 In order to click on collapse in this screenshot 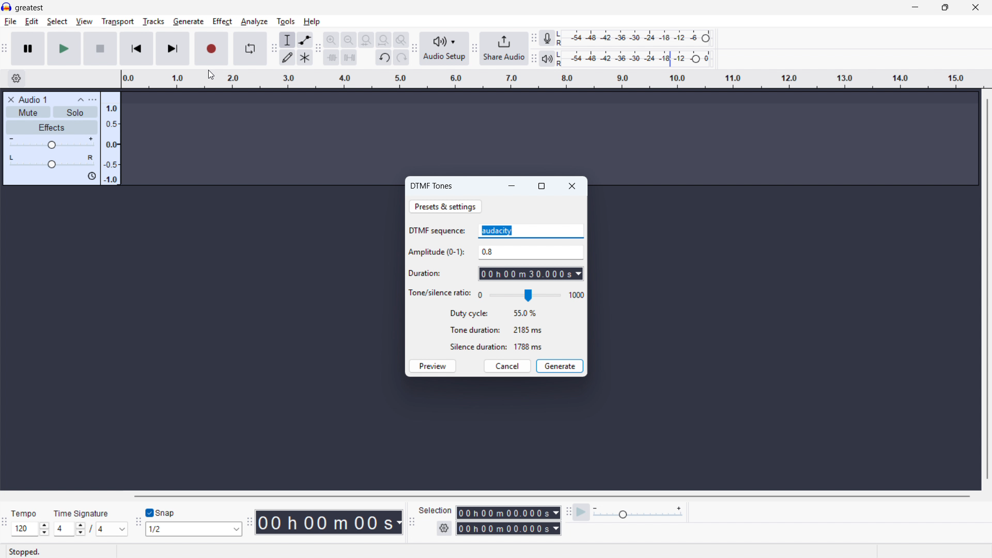, I will do `click(80, 99)`.